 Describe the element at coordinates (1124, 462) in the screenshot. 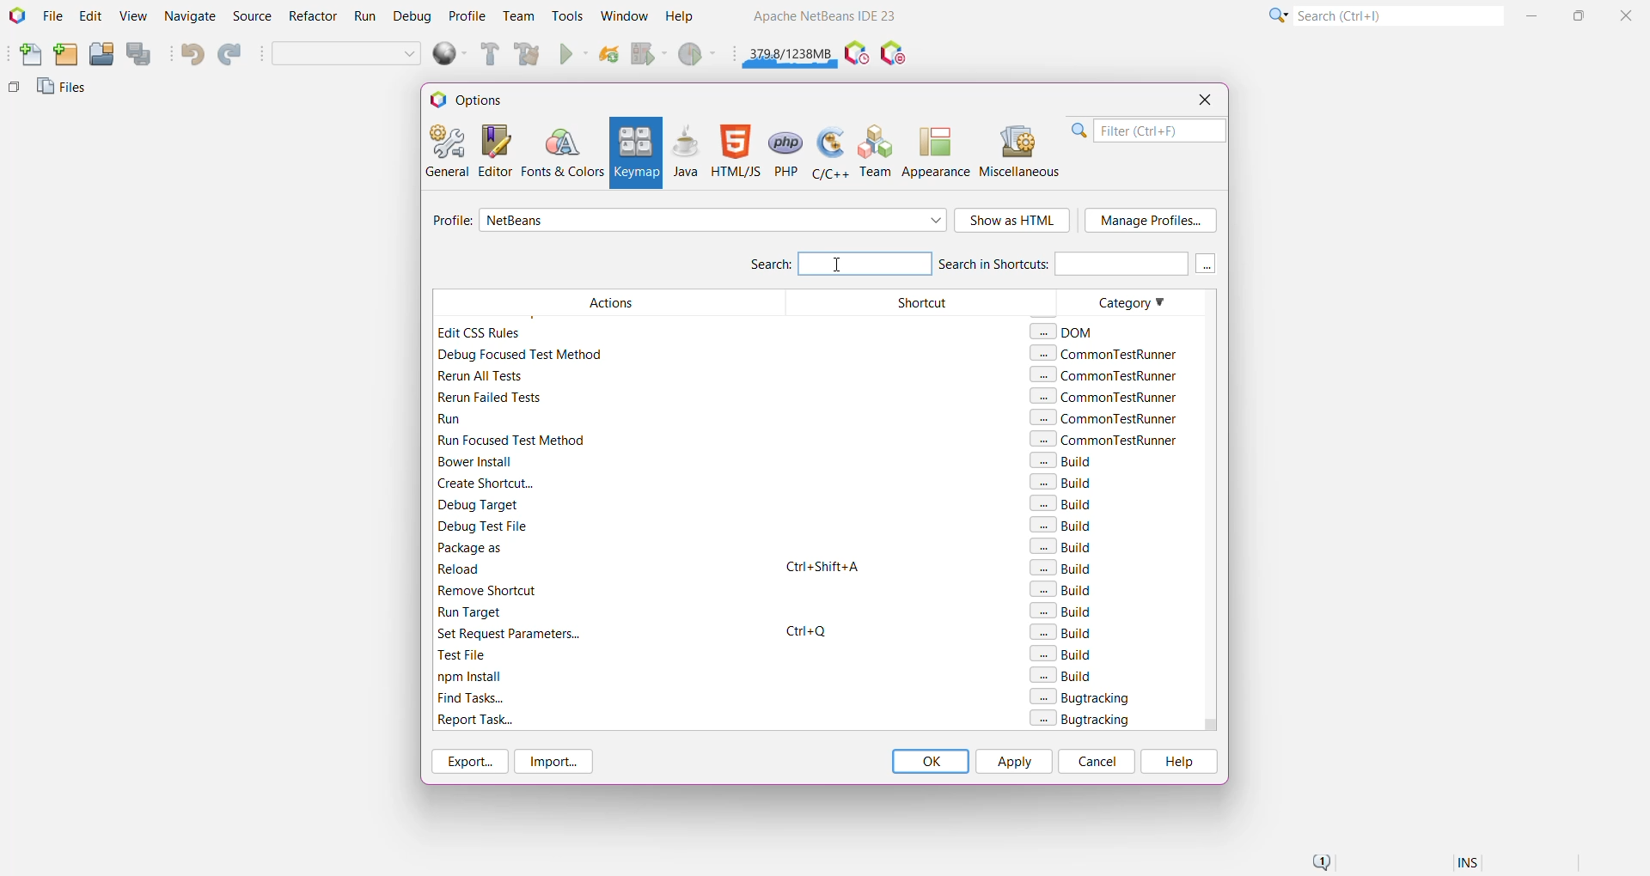

I see `Category` at that location.